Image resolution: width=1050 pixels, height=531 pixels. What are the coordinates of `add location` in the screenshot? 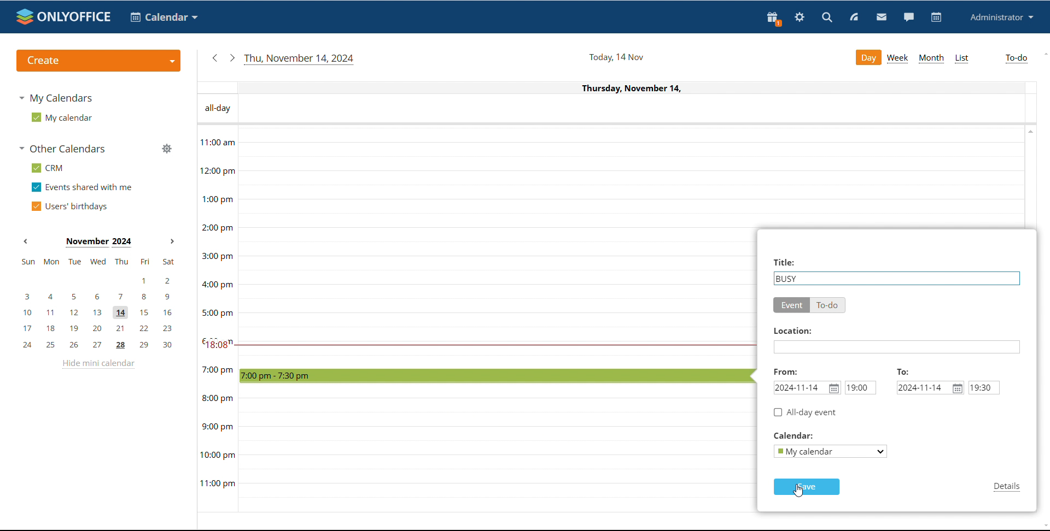 It's located at (897, 347).